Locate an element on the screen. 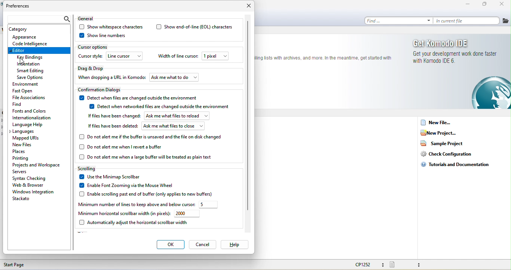 The height and width of the screenshot is (270, 511). automatically adjust the horizontal scrollbar width is located at coordinates (133, 223).